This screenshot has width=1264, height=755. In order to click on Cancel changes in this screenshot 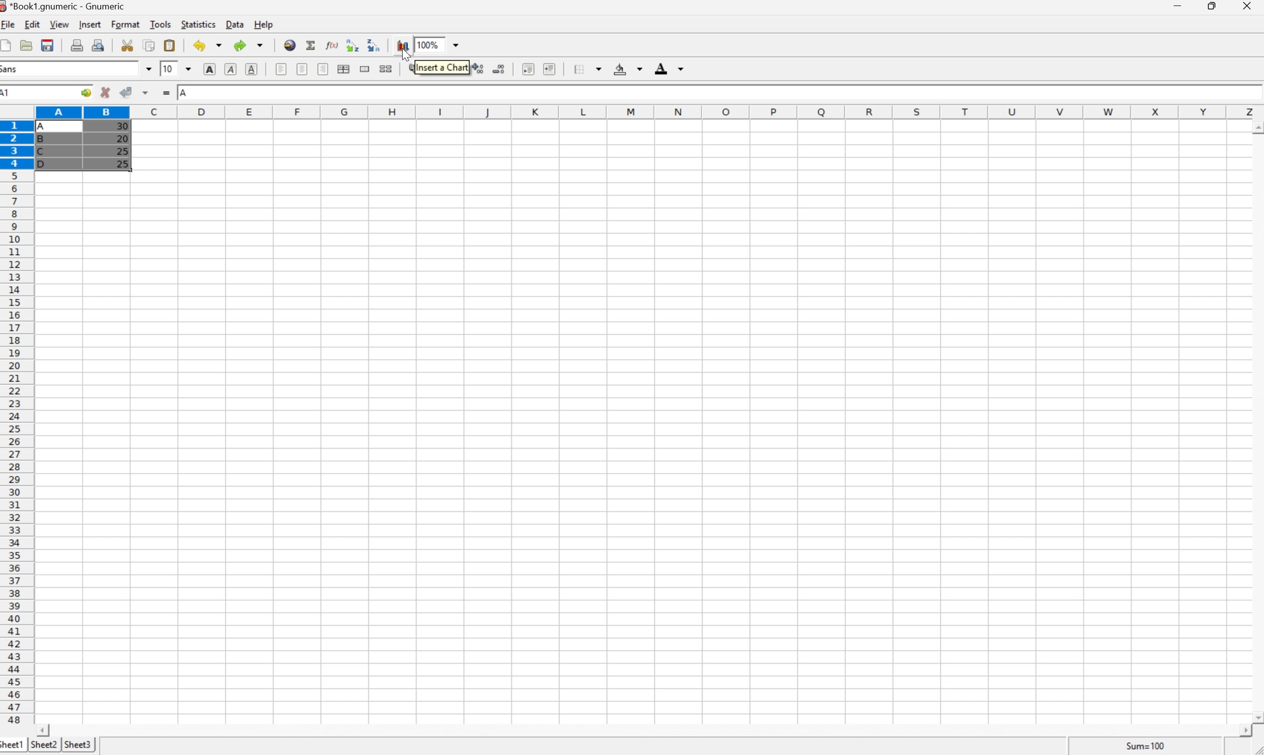, I will do `click(105, 92)`.